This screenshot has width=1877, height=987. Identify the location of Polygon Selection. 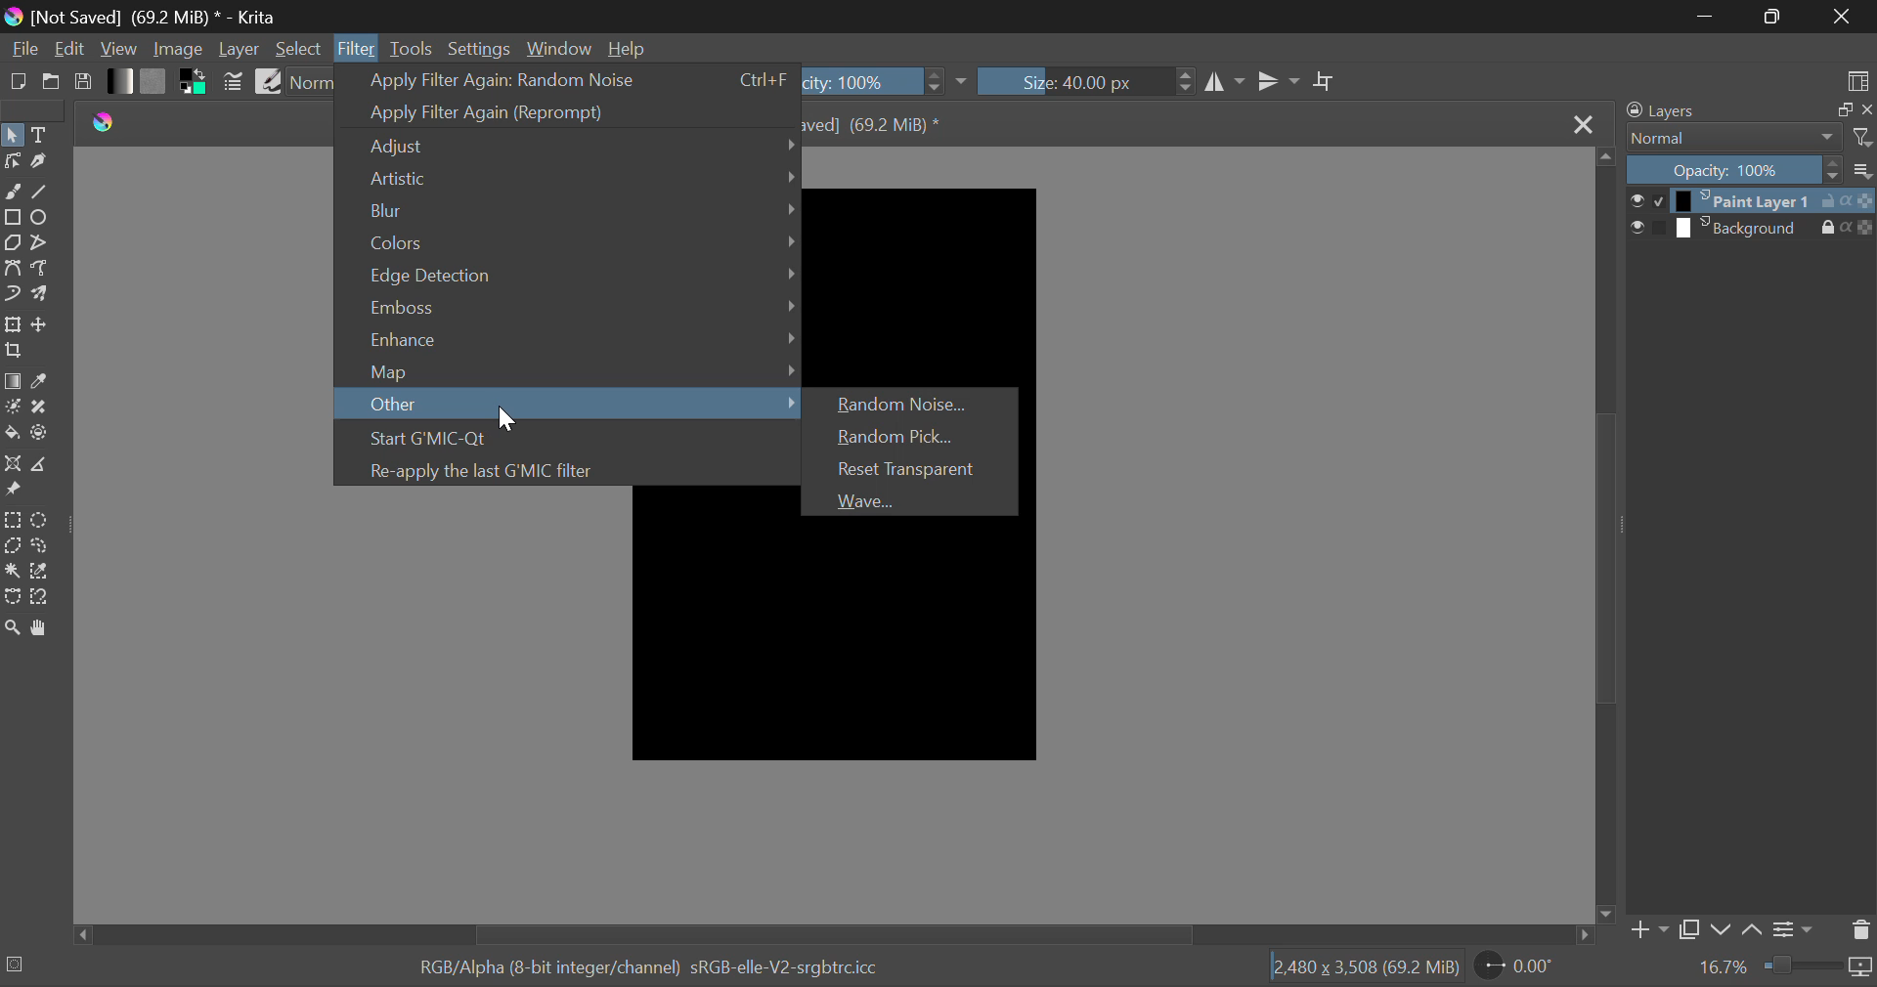
(12, 546).